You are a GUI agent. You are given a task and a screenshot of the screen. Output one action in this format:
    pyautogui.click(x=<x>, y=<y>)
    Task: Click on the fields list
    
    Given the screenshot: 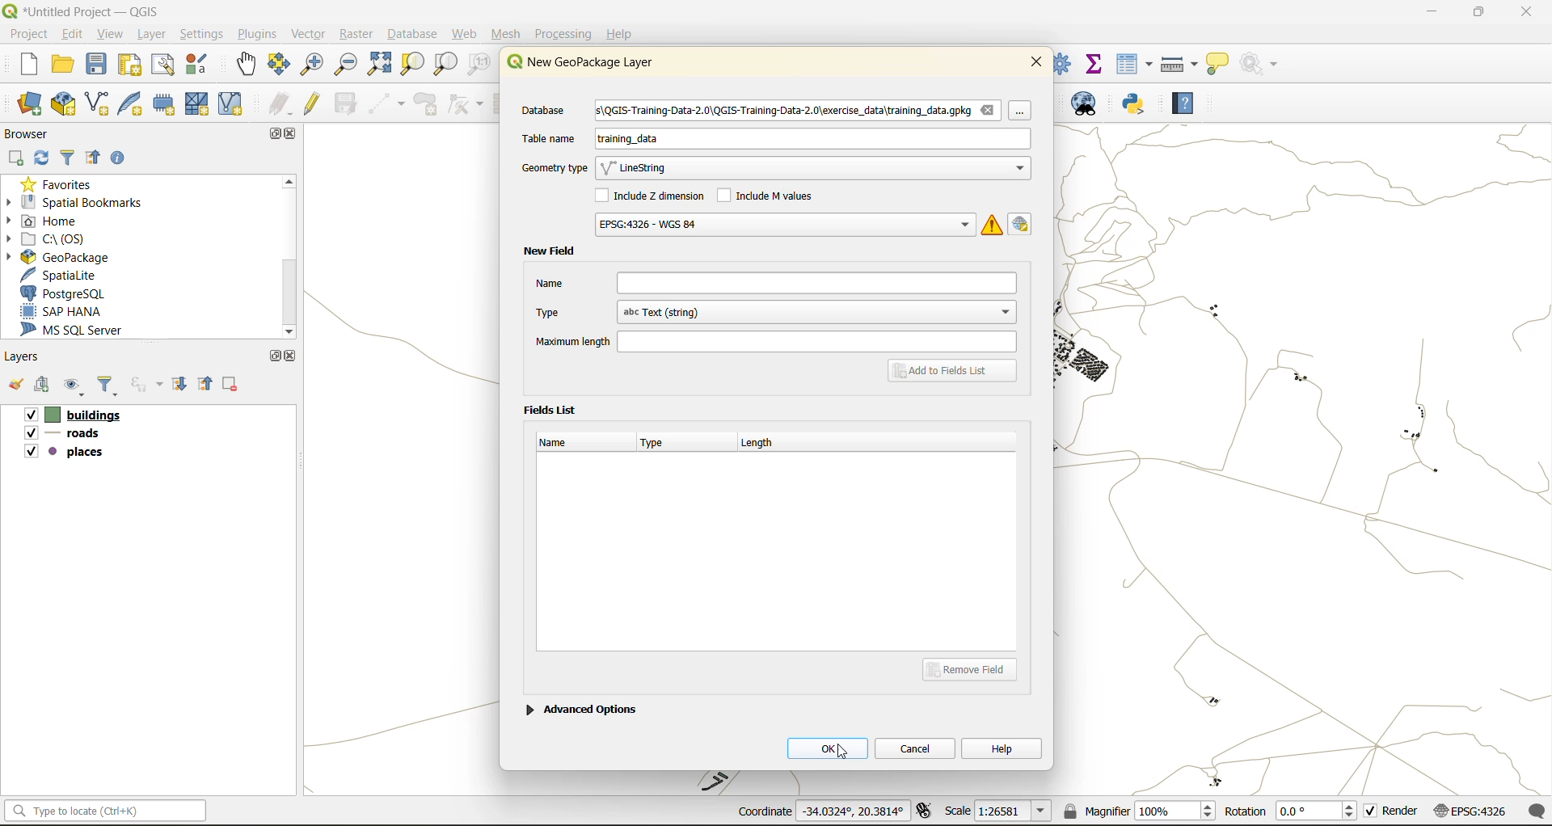 What is the action you would take?
    pyautogui.click(x=554, y=408)
    